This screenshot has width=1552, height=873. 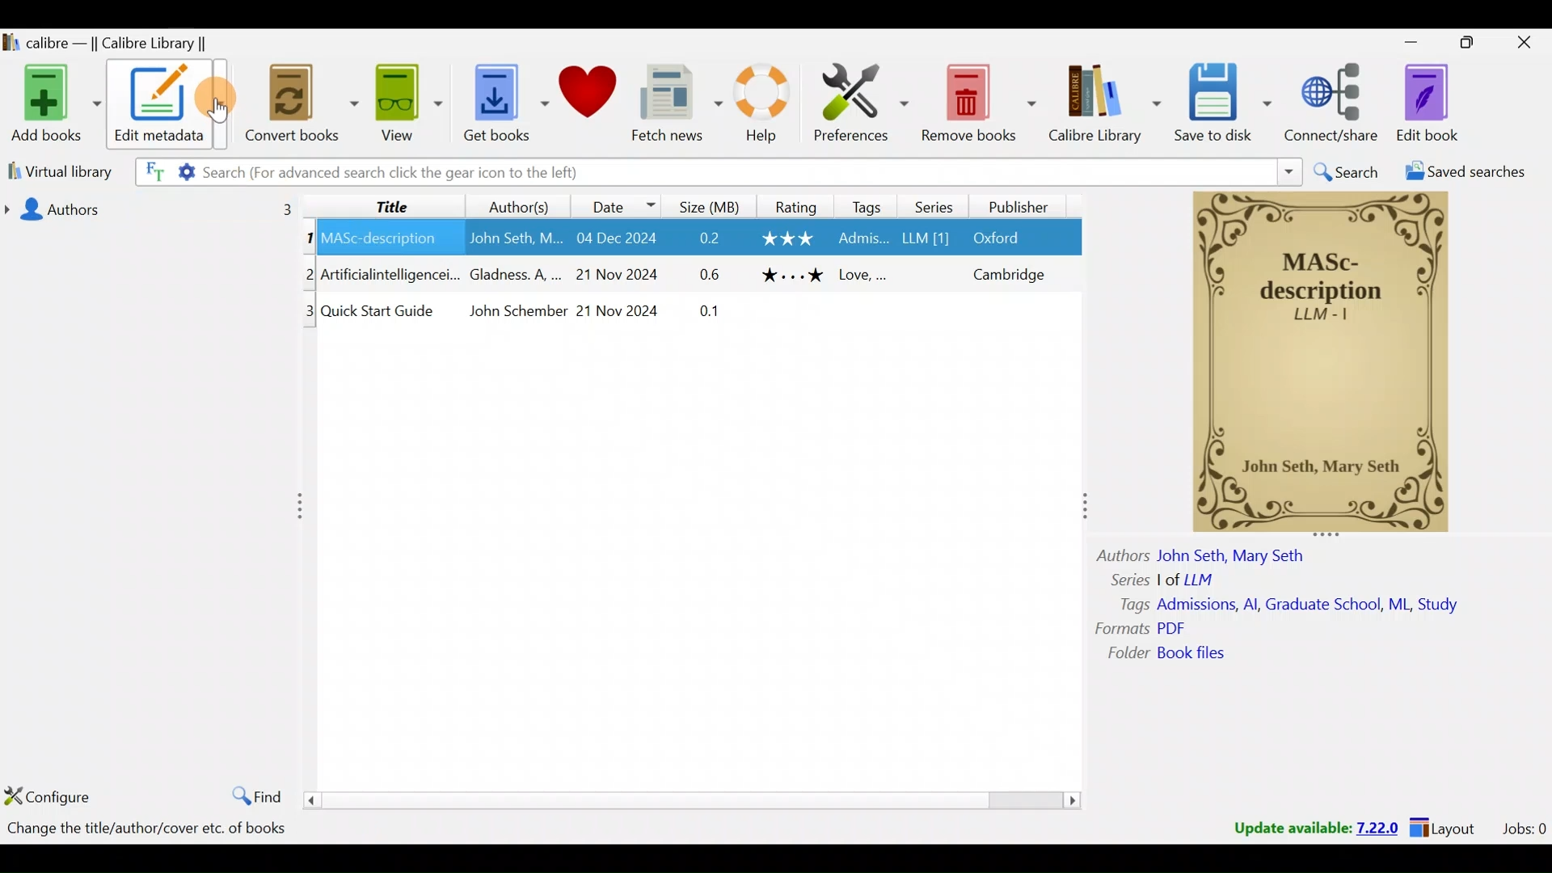 I want to click on , so click(x=860, y=238).